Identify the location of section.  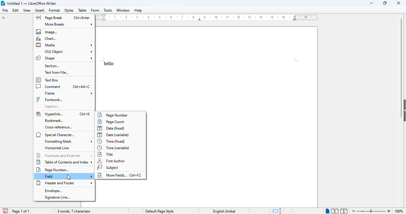
(52, 66).